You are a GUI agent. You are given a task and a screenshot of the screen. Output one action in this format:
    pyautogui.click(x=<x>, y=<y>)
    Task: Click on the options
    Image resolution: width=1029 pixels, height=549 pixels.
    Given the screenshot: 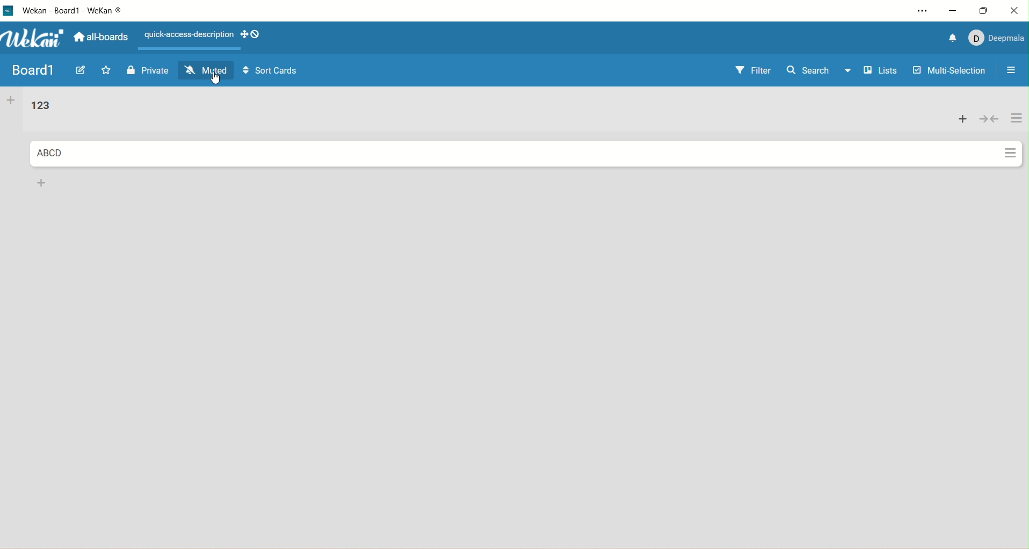 What is the action you would take?
    pyautogui.click(x=1009, y=71)
    